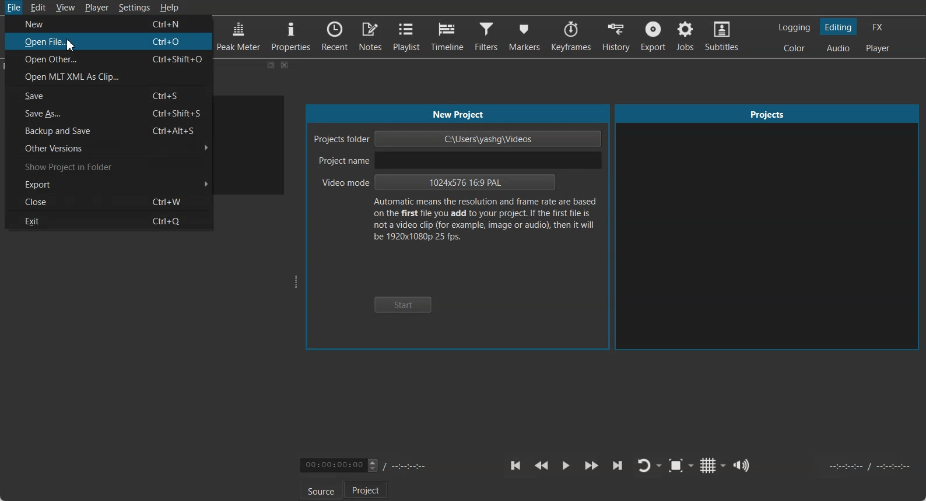 The height and width of the screenshot is (501, 926). Describe the element at coordinates (110, 96) in the screenshot. I see `Save` at that location.